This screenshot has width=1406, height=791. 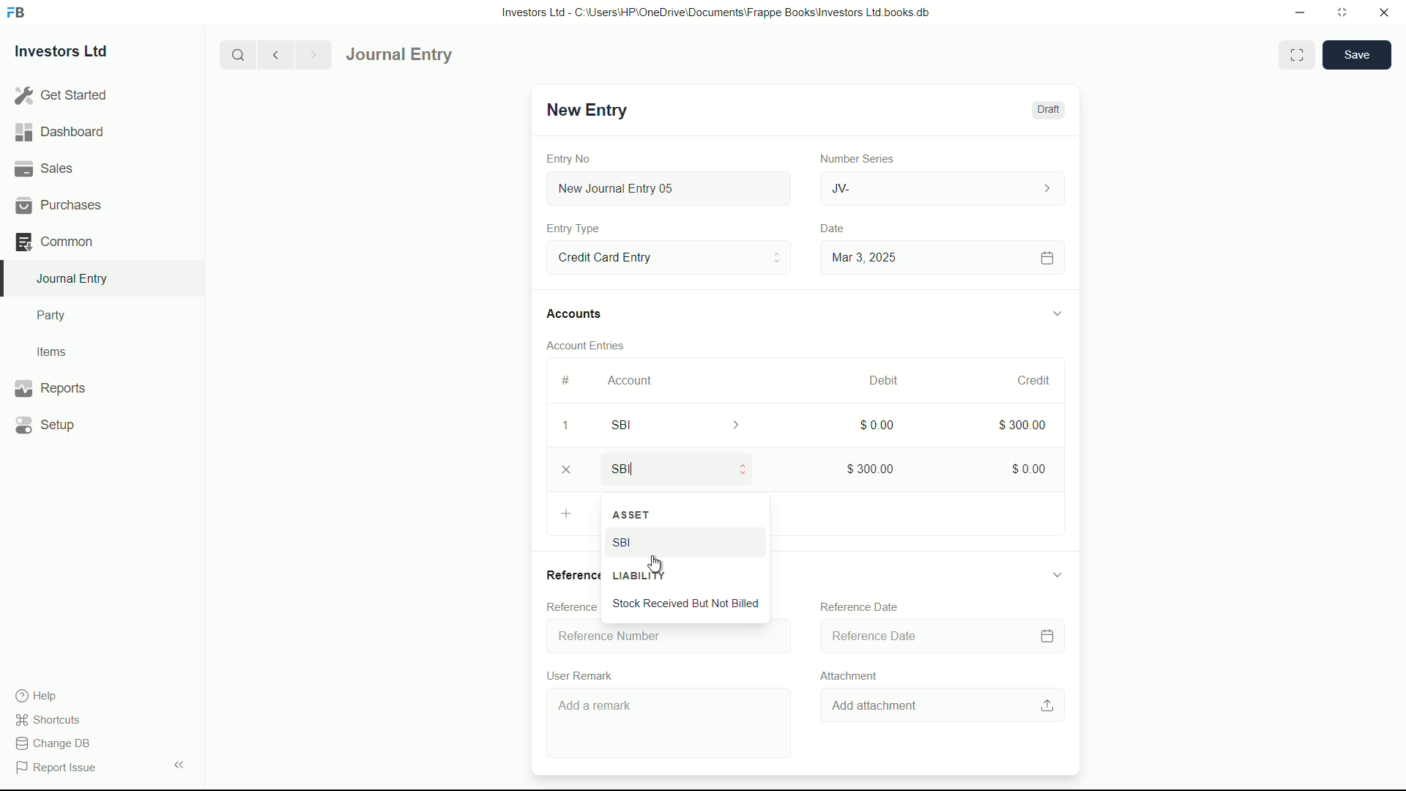 I want to click on Debit, so click(x=877, y=381).